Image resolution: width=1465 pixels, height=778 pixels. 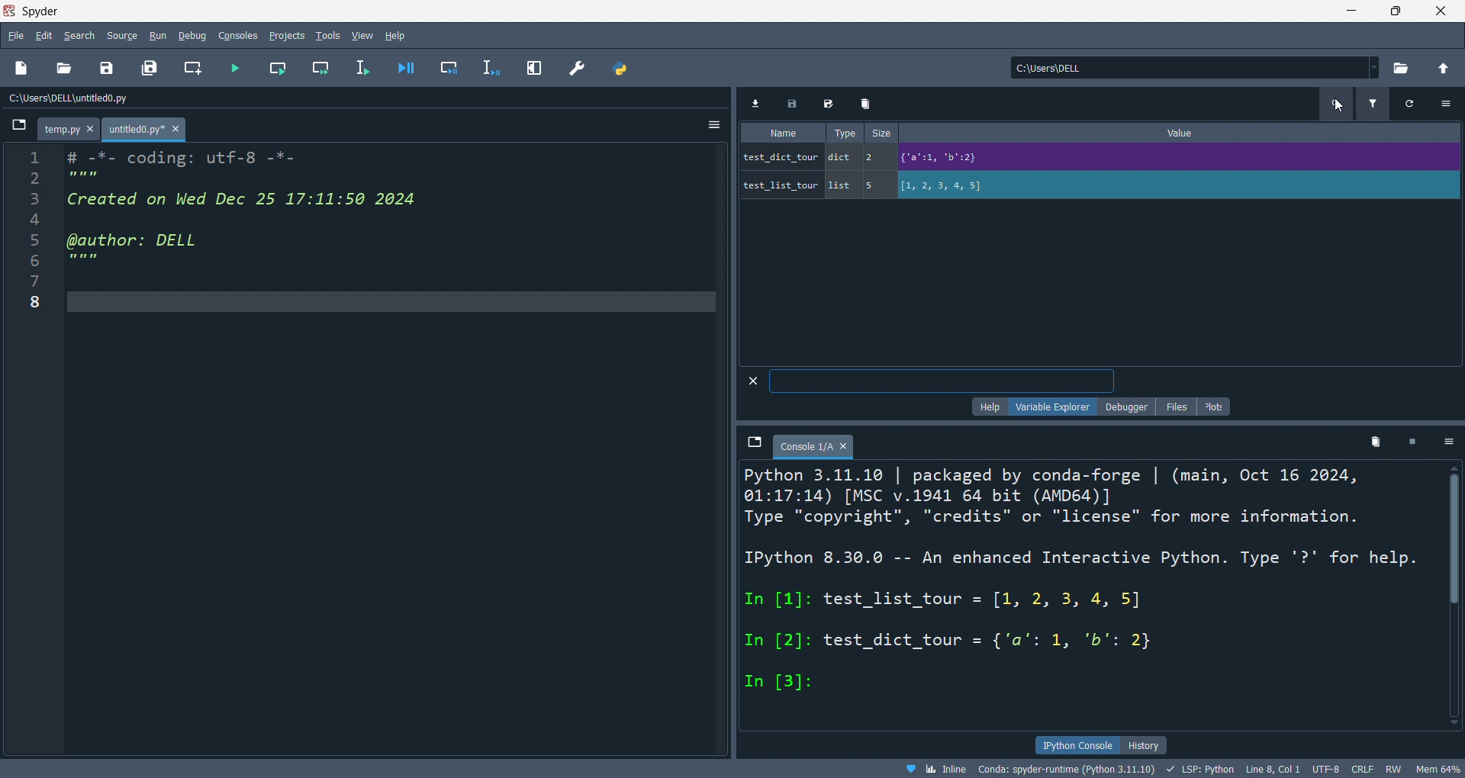 What do you see at coordinates (192, 70) in the screenshot?
I see `create cell` at bounding box center [192, 70].